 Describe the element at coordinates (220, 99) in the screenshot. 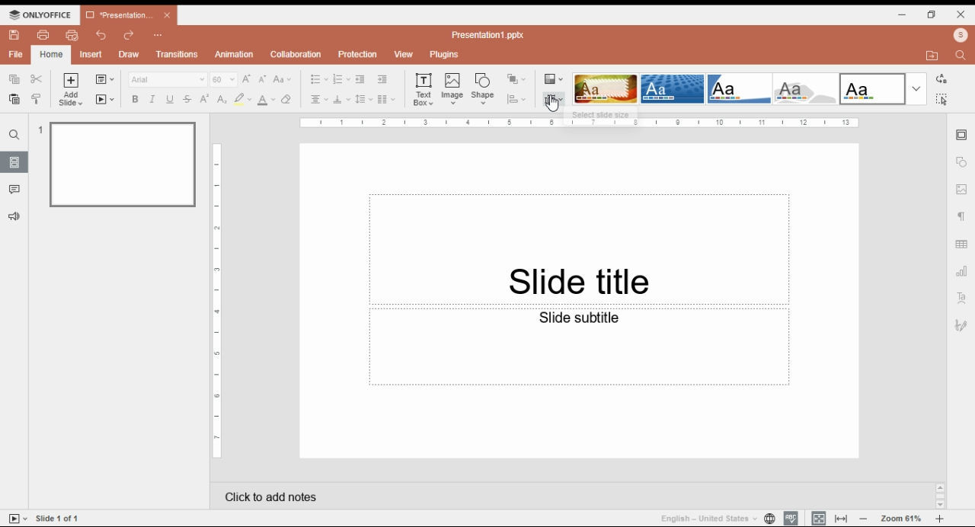

I see `subscript` at that location.